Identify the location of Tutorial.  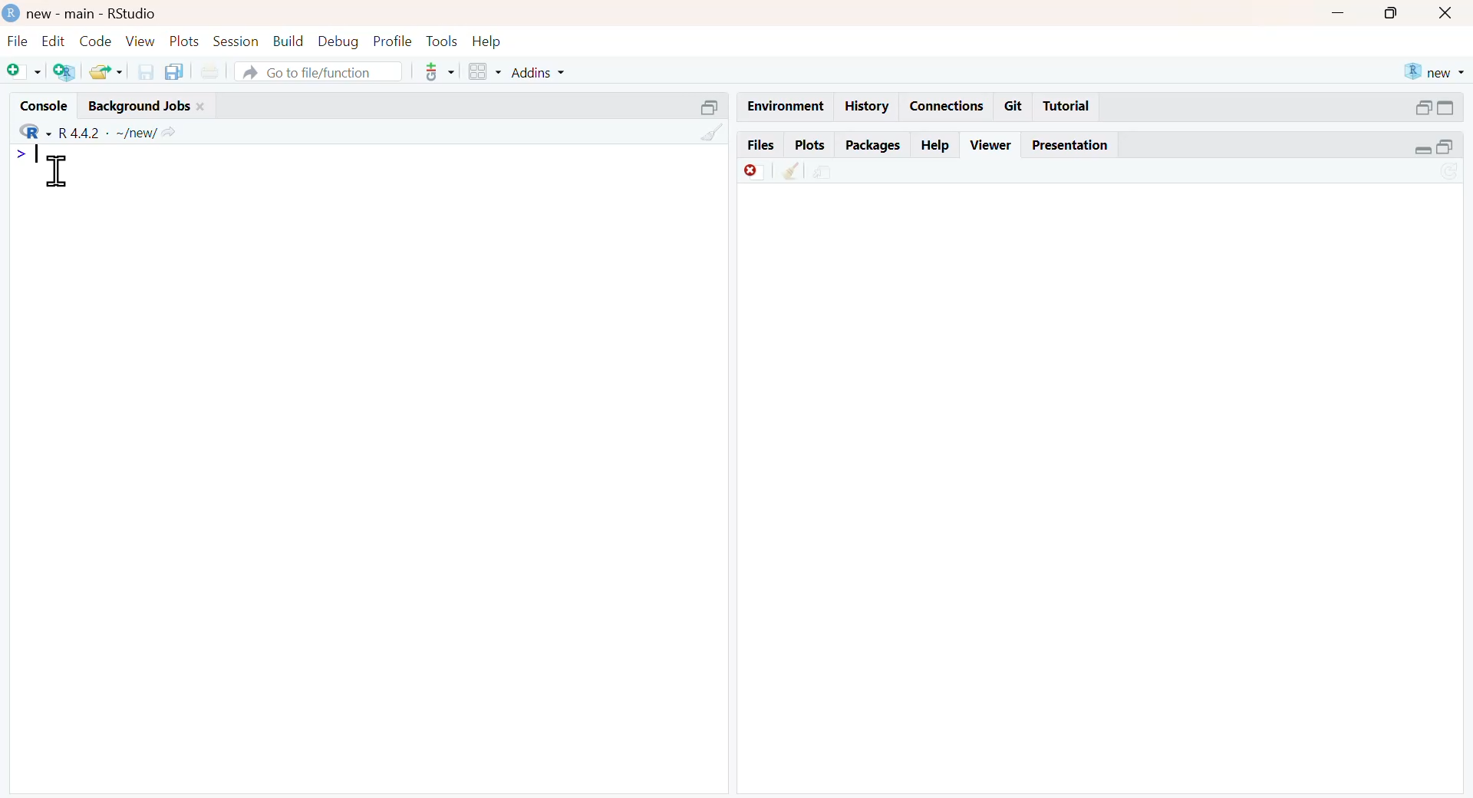
(1066, 105).